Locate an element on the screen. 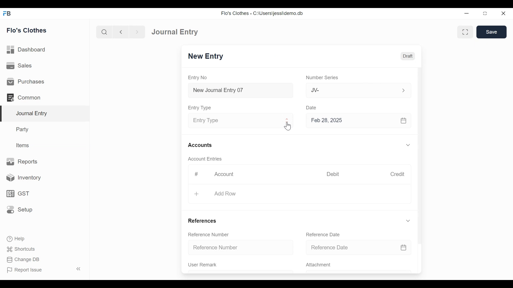 The image size is (513, 288). + Add Row is located at coordinates (222, 194).